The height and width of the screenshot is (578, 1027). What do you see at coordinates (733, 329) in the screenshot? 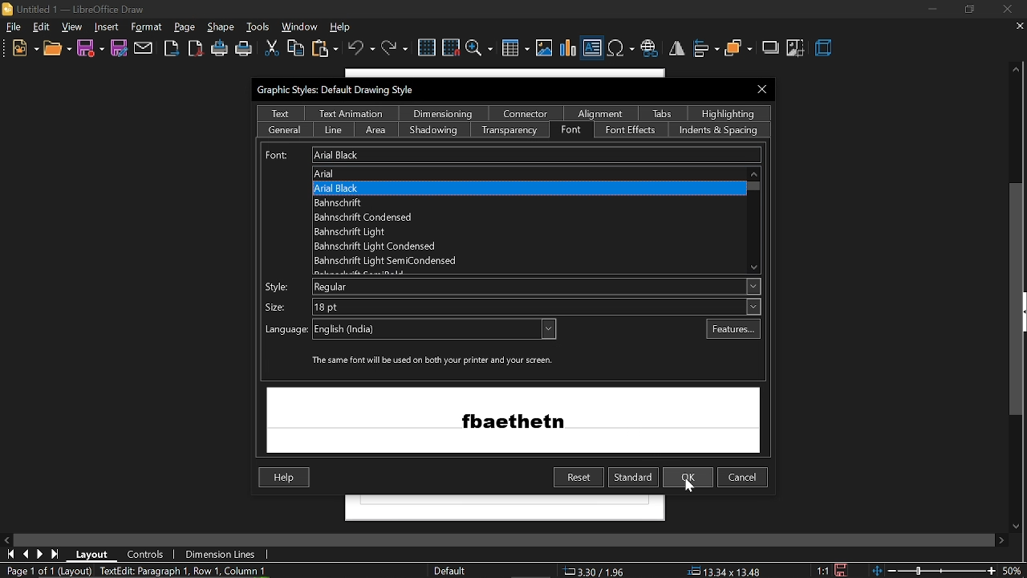
I see `features` at bounding box center [733, 329].